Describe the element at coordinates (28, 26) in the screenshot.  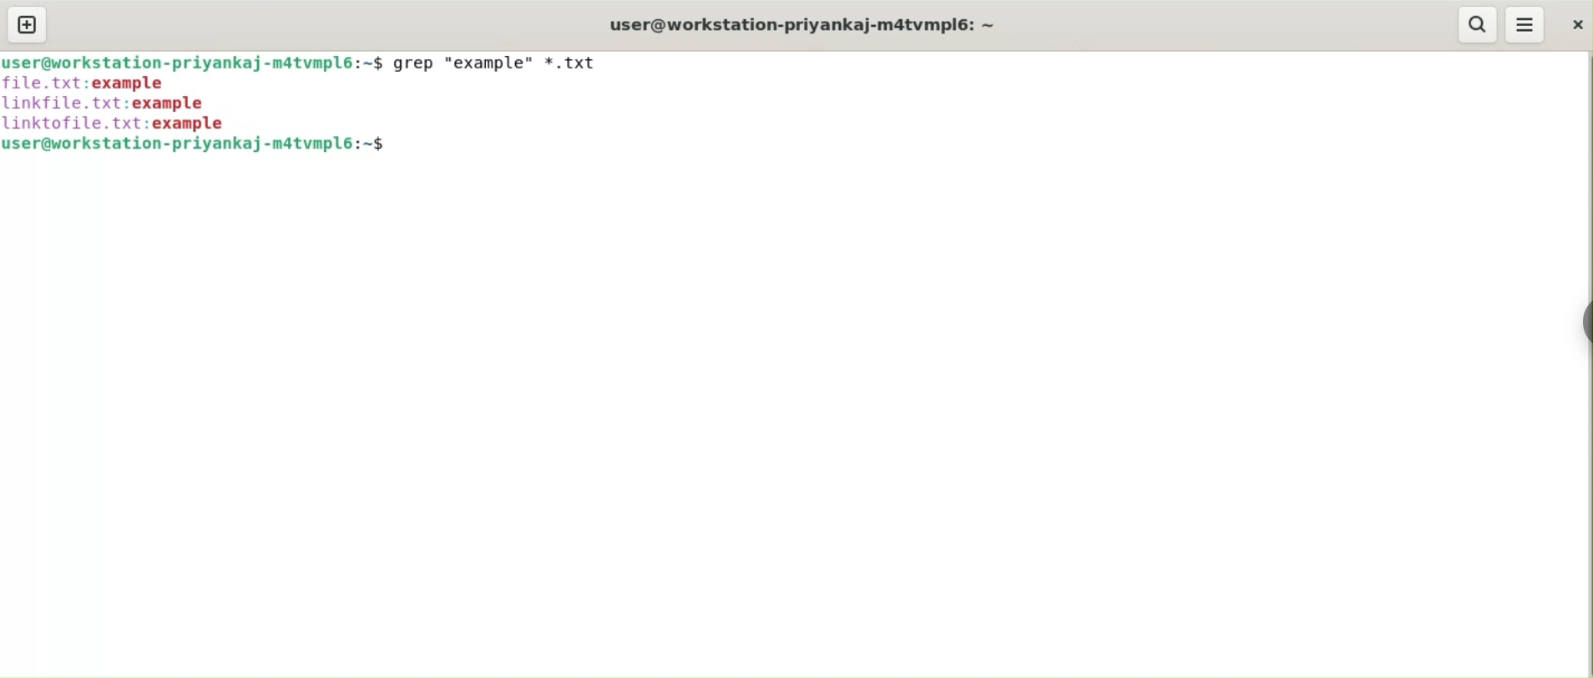
I see `new tab` at that location.